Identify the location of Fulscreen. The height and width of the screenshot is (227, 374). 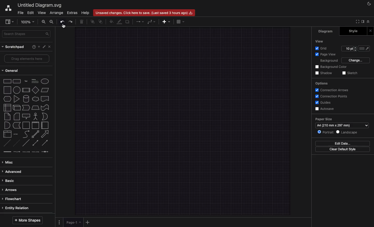
(357, 22).